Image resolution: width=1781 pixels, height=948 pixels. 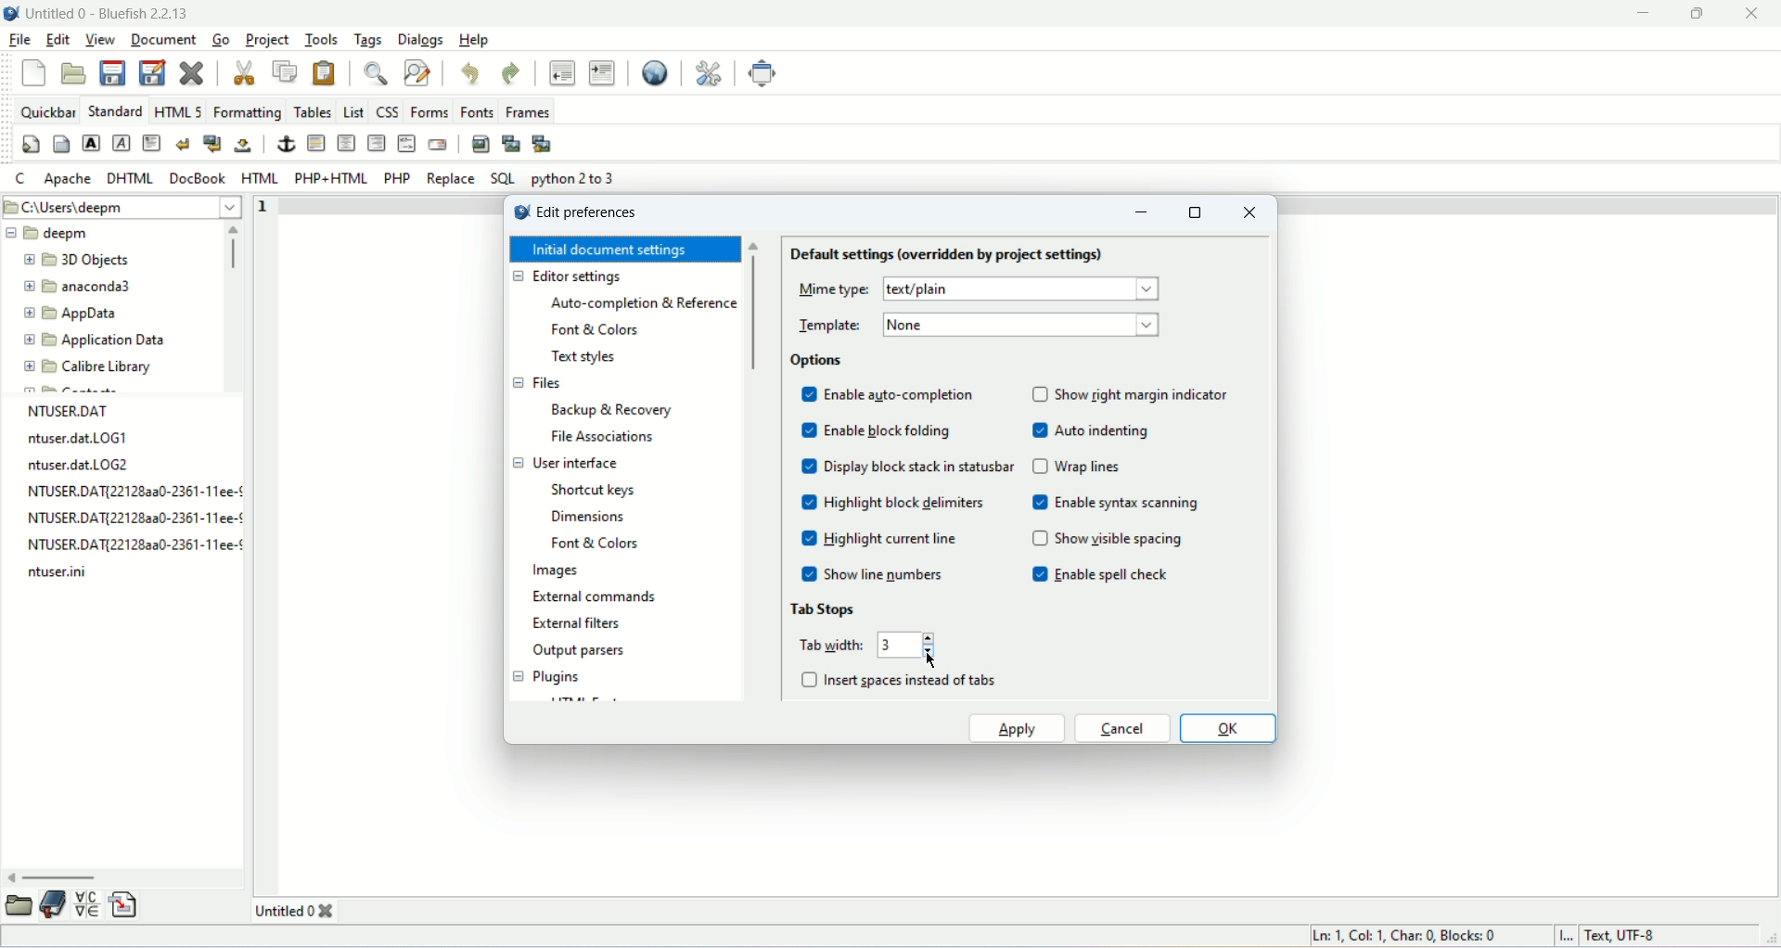 I want to click on 3D Objects, so click(x=98, y=260).